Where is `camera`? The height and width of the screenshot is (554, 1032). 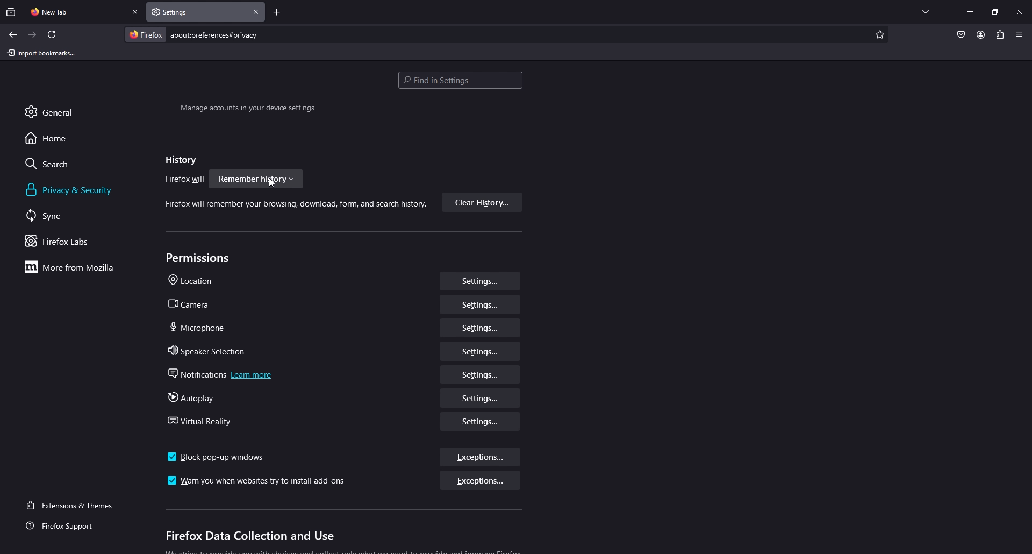 camera is located at coordinates (195, 304).